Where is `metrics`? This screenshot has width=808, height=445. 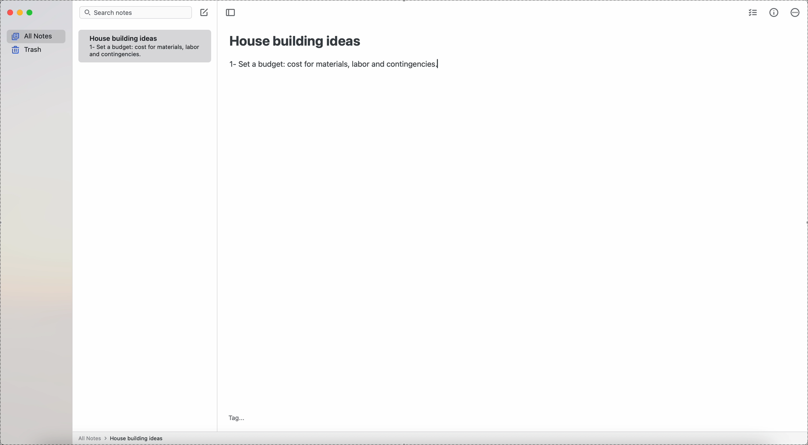 metrics is located at coordinates (774, 13).